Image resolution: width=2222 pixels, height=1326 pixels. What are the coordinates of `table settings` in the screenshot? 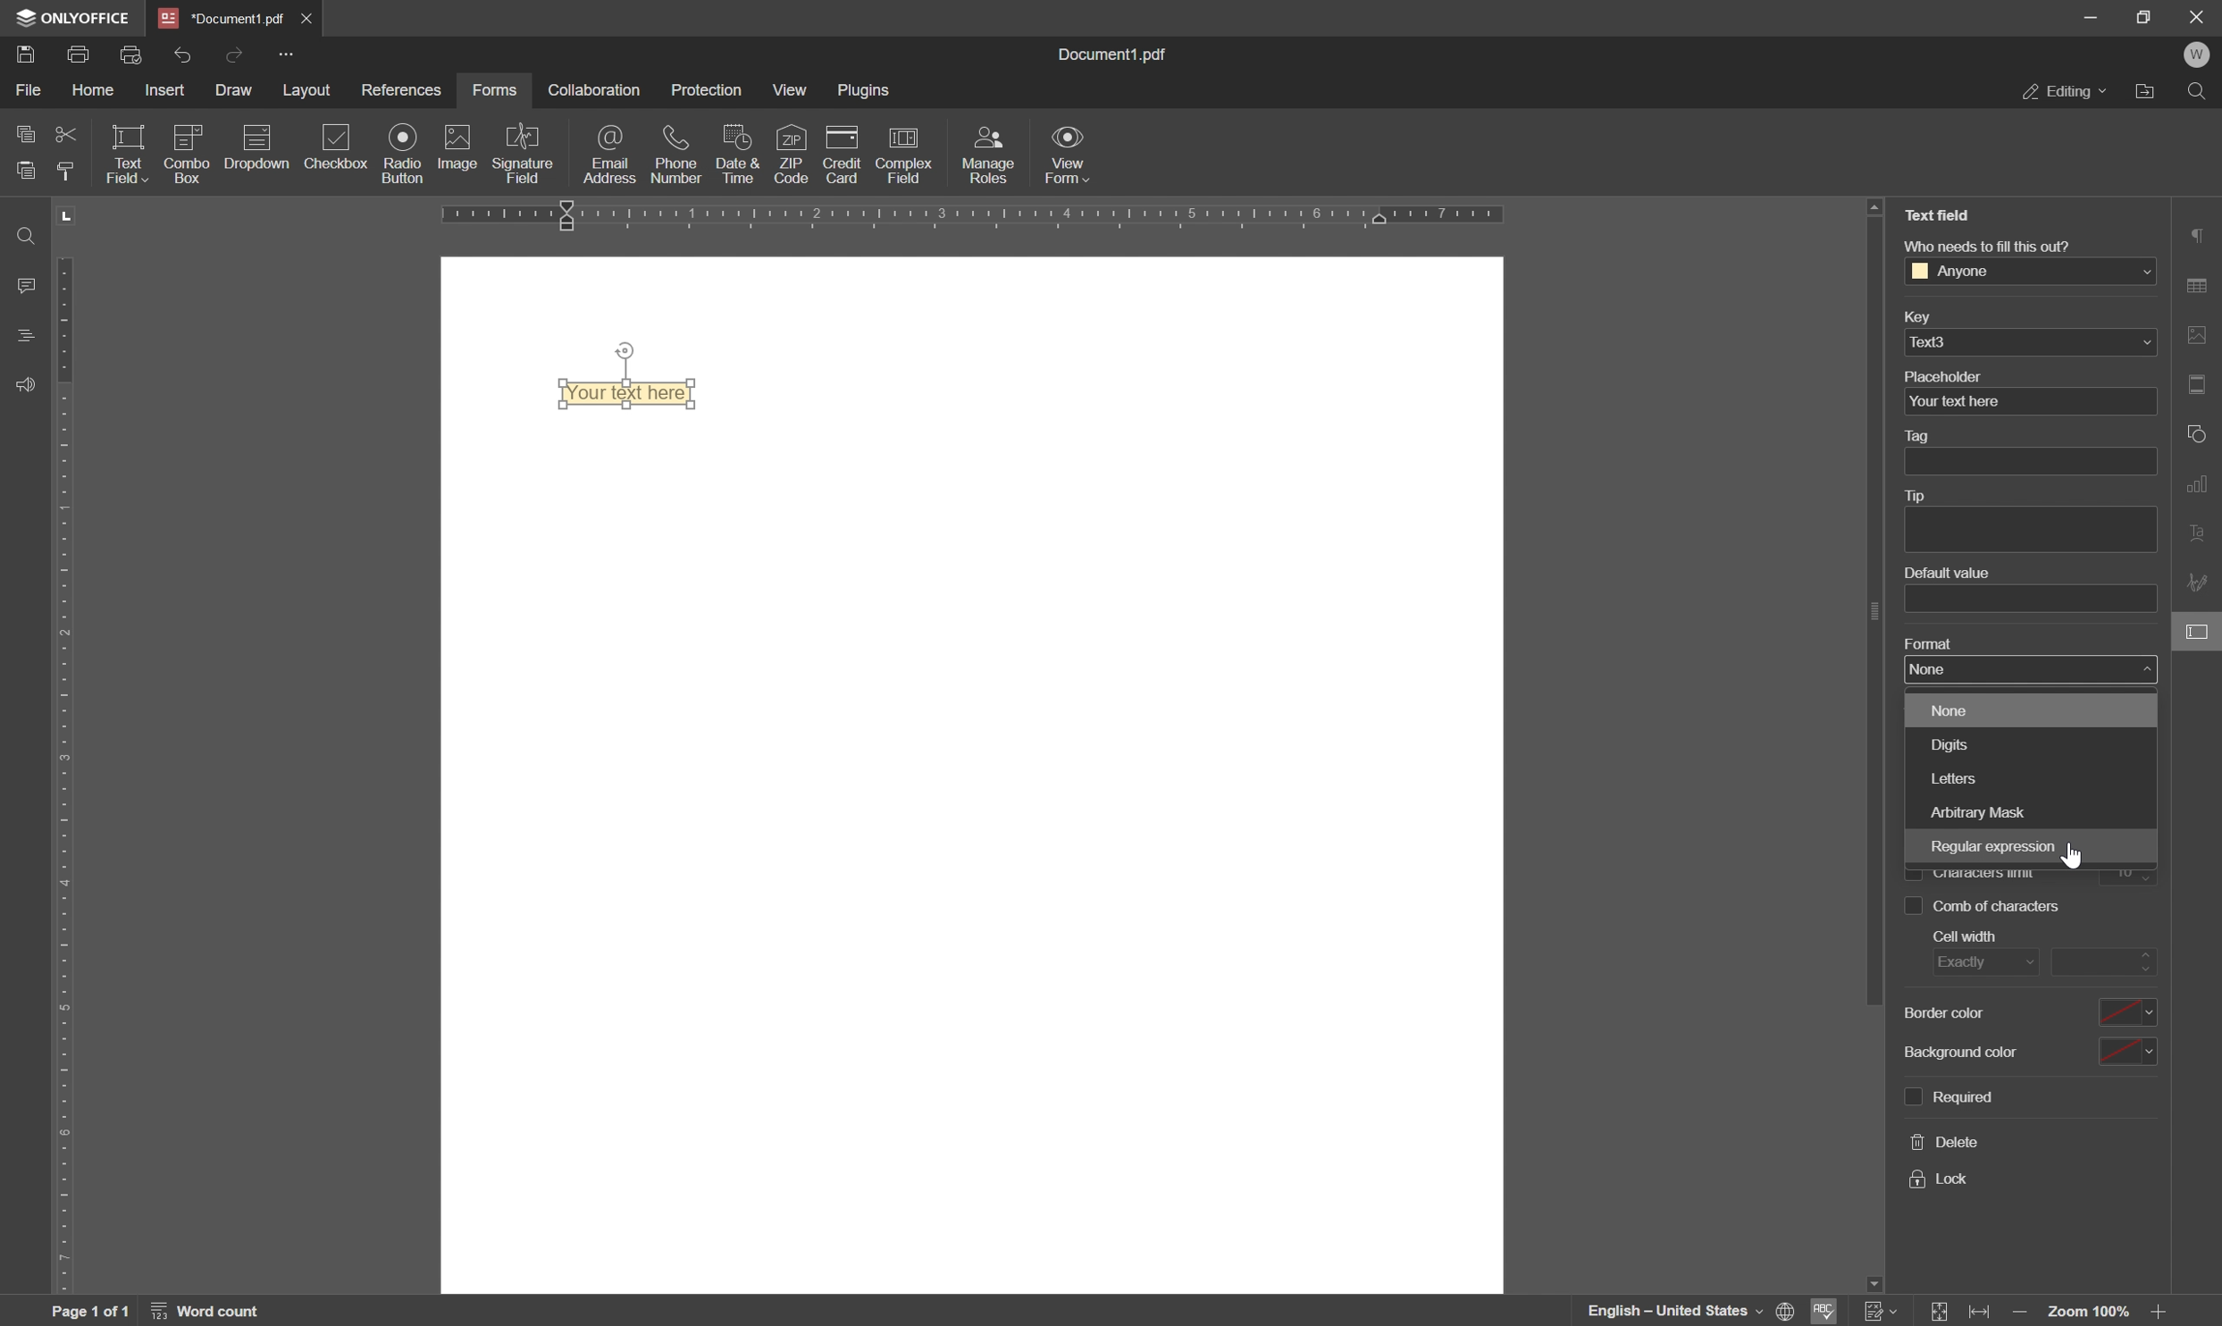 It's located at (2201, 284).